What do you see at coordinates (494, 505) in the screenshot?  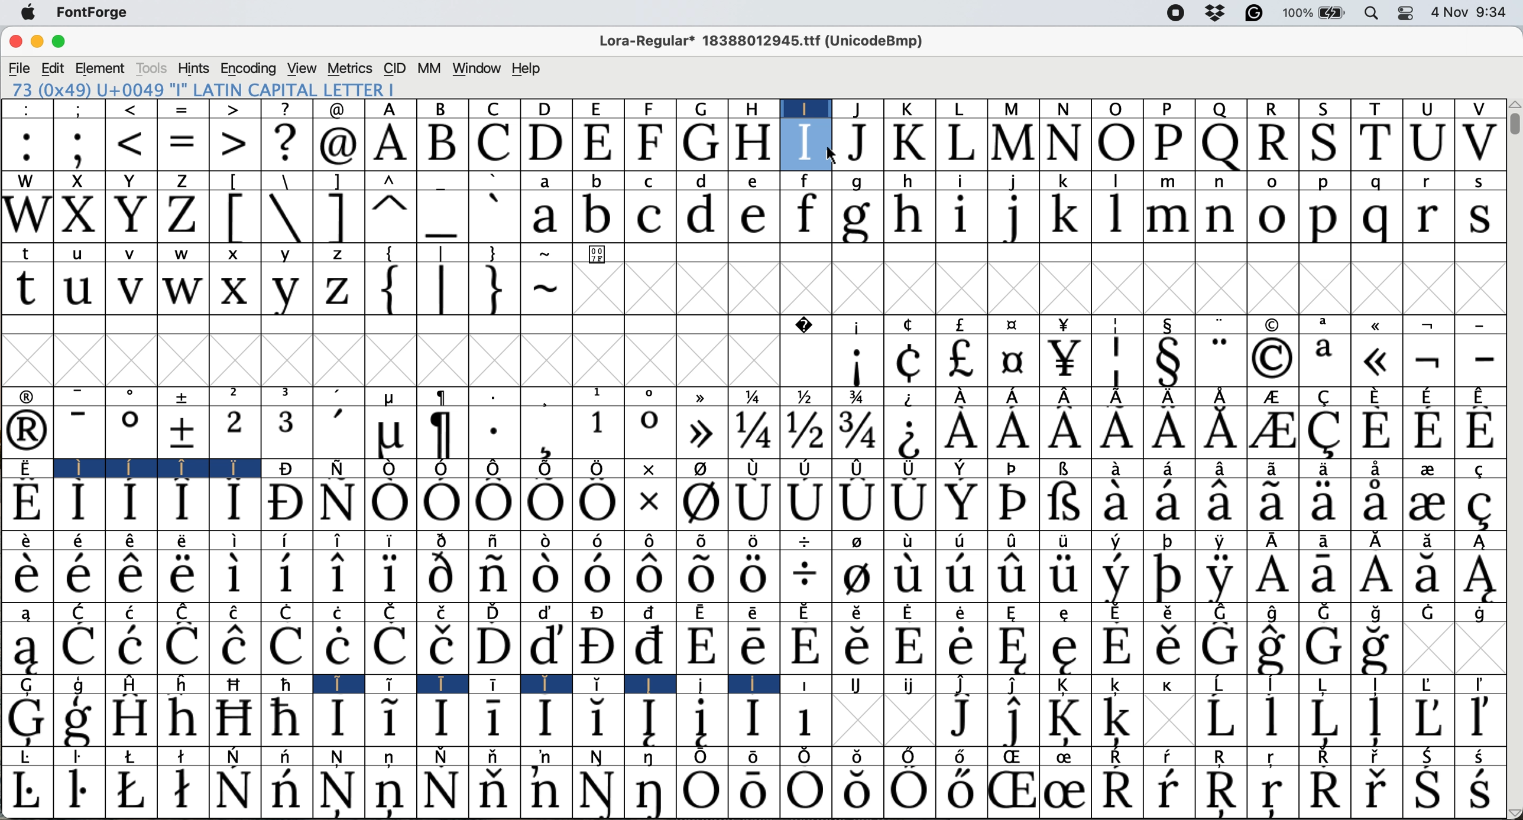 I see `Symbol` at bounding box center [494, 505].